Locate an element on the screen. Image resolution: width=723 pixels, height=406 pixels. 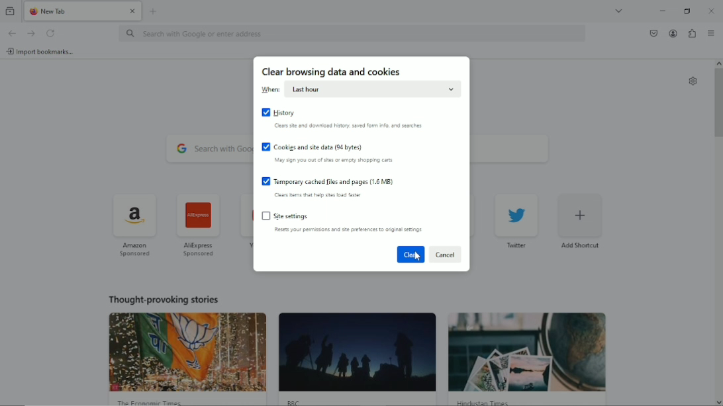
The Economic Times is located at coordinates (151, 401).